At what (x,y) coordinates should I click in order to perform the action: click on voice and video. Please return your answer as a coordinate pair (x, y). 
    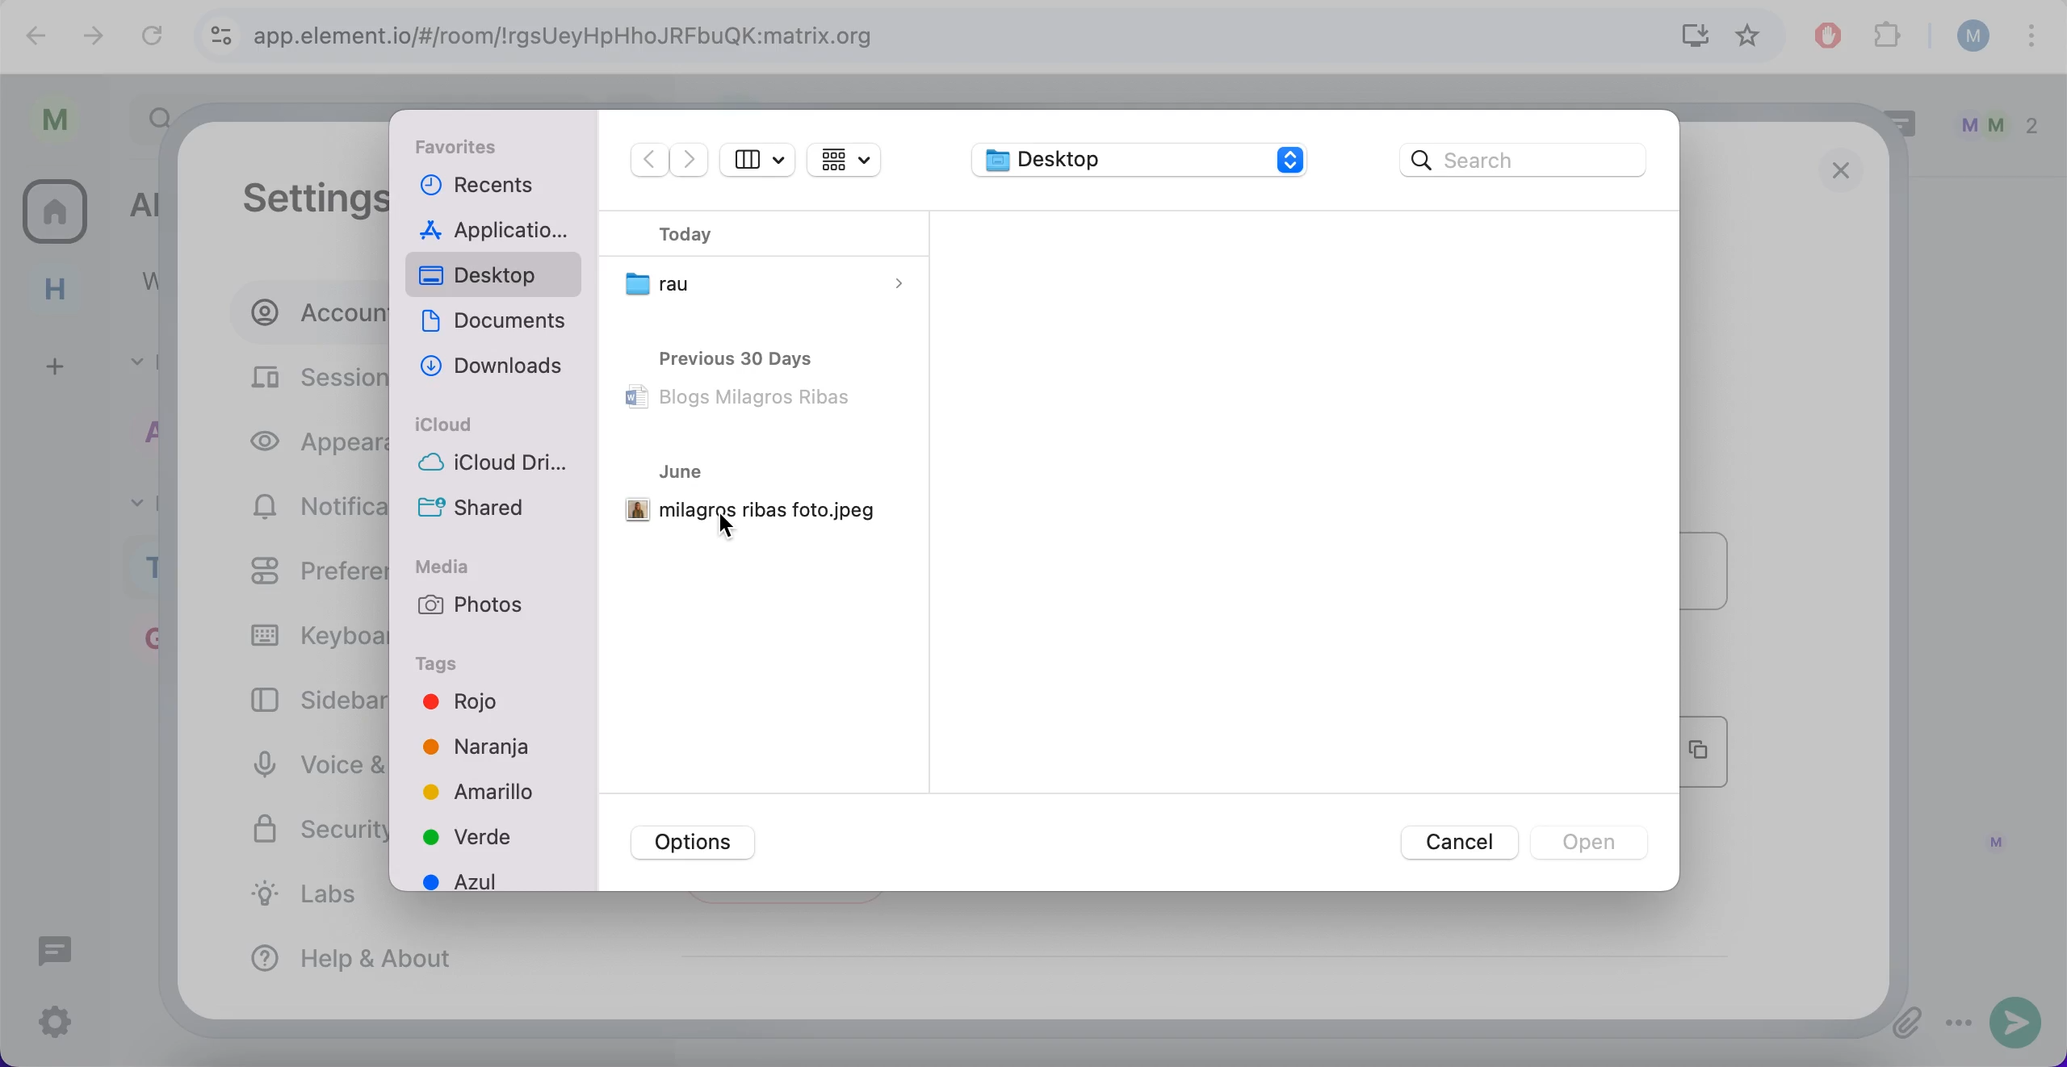
    Looking at the image, I should click on (311, 768).